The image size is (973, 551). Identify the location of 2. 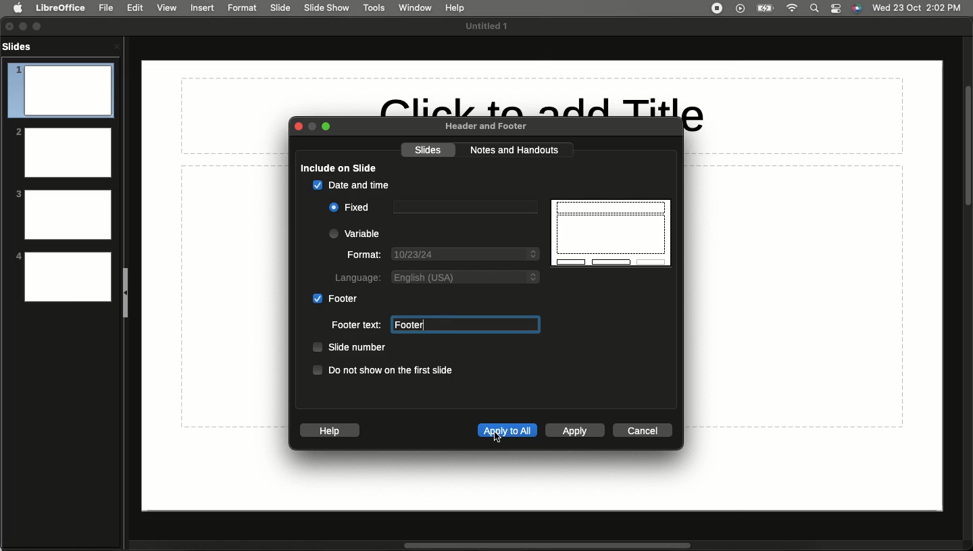
(62, 151).